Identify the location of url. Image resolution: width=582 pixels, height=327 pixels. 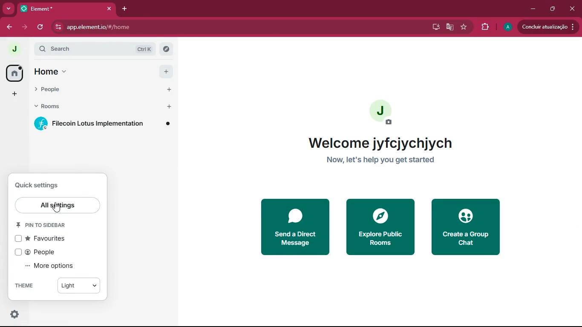
(150, 27).